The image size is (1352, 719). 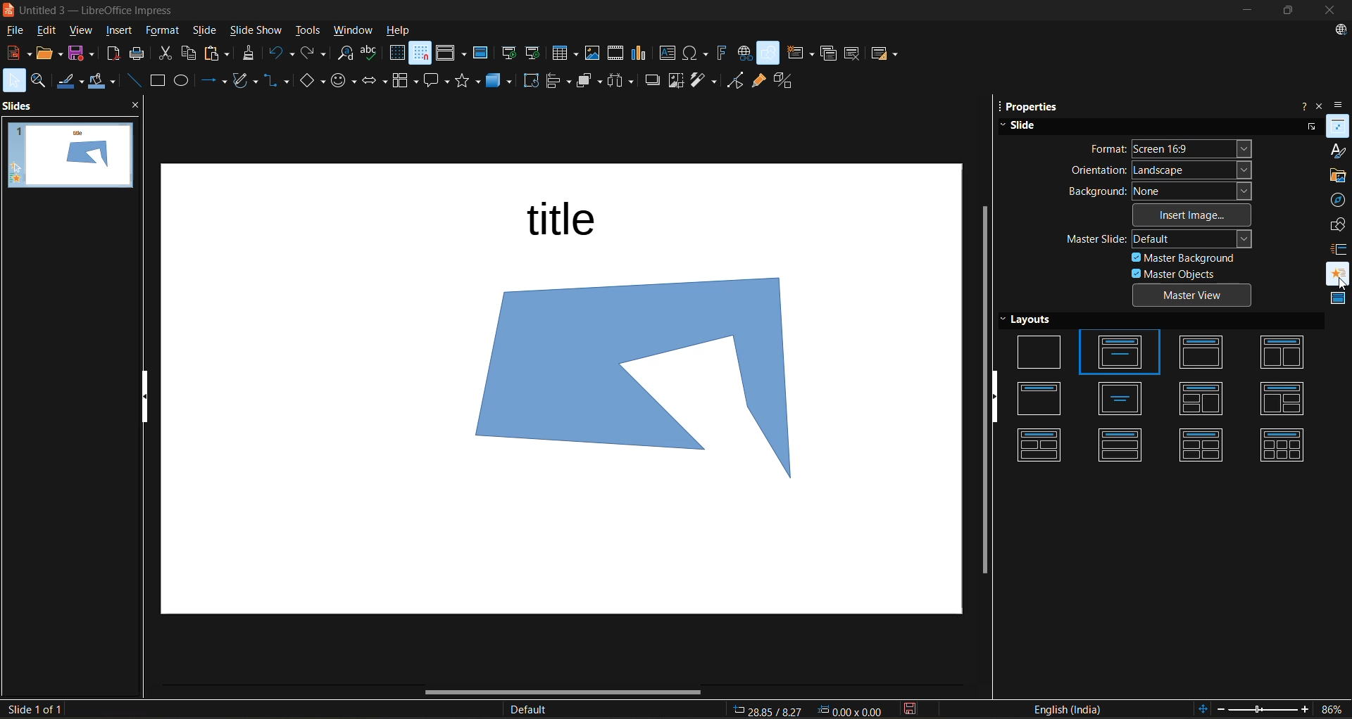 What do you see at coordinates (565, 218) in the screenshot?
I see `title` at bounding box center [565, 218].